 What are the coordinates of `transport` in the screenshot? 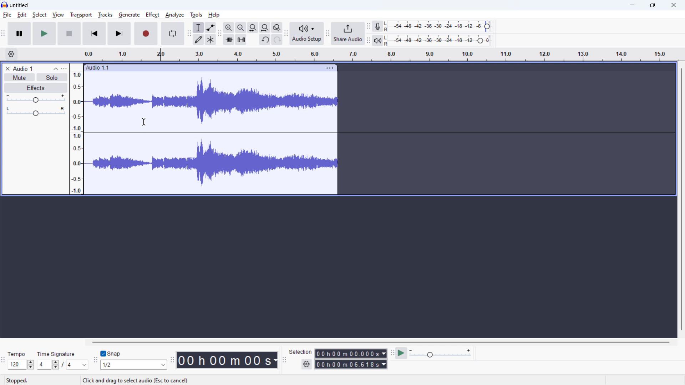 It's located at (81, 15).